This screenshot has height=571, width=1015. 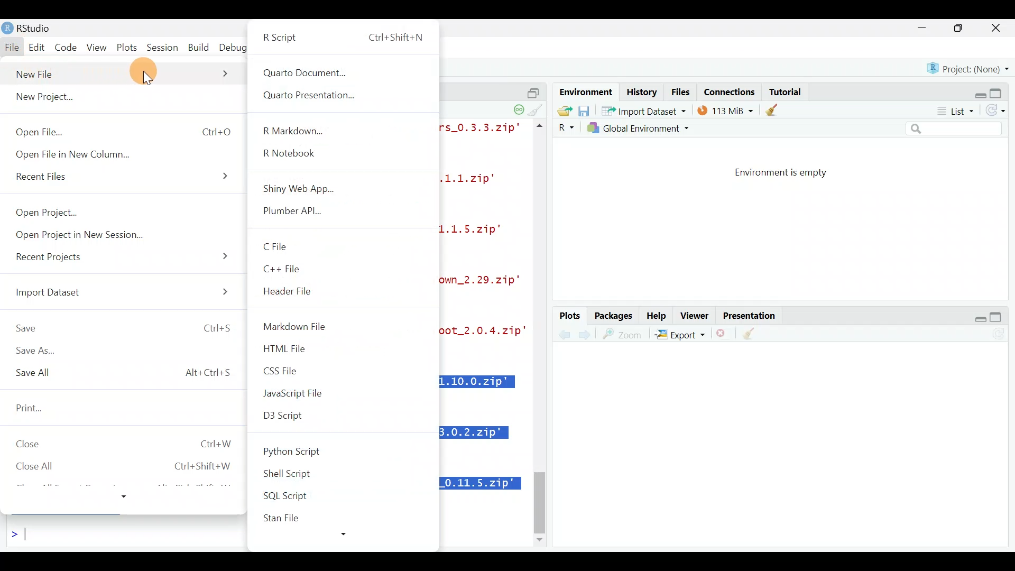 I want to click on Debug, so click(x=232, y=48).